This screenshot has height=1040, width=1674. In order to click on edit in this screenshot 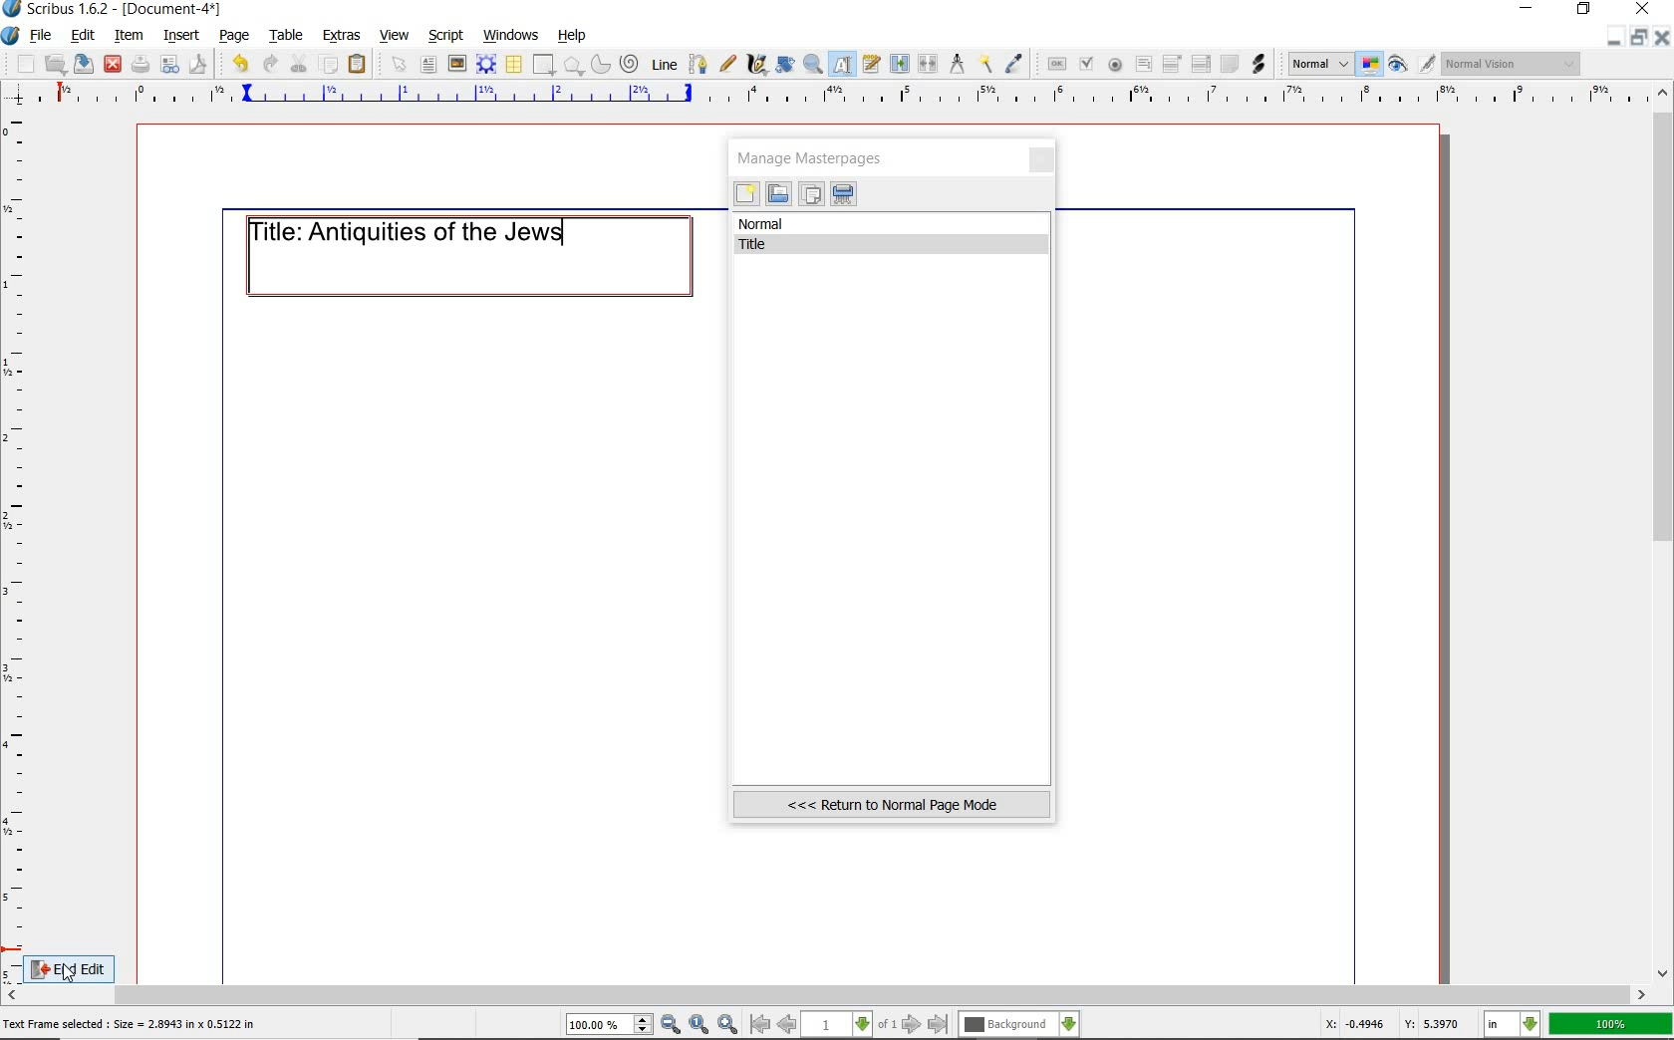, I will do `click(81, 37)`.